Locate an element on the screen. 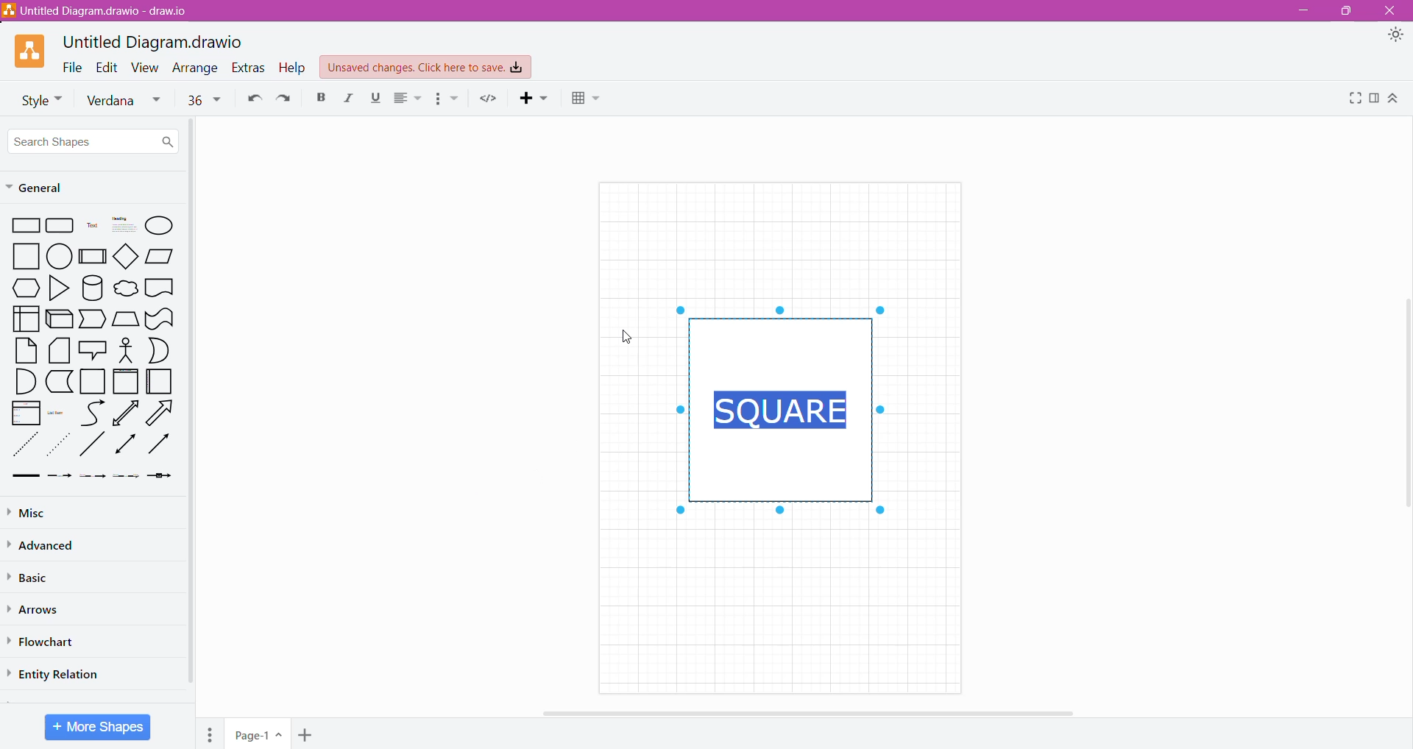 The height and width of the screenshot is (749, 1413). Font Style is located at coordinates (38, 100).